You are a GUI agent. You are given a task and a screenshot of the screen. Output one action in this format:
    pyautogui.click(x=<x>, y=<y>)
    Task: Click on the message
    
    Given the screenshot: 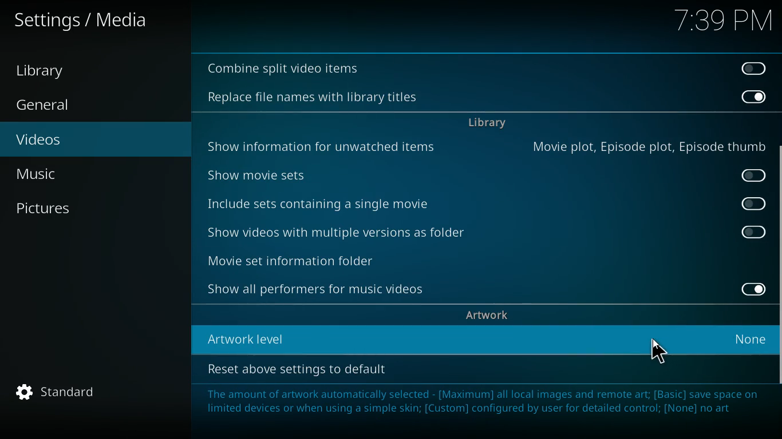 What is the action you would take?
    pyautogui.click(x=481, y=409)
    